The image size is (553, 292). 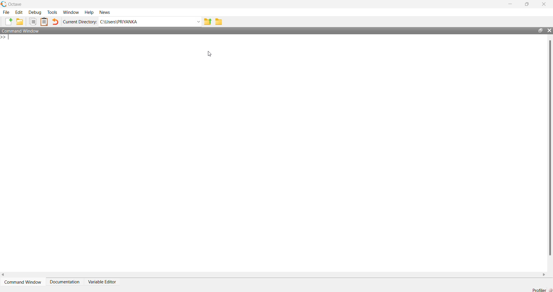 What do you see at coordinates (3, 37) in the screenshot?
I see `New line` at bounding box center [3, 37].